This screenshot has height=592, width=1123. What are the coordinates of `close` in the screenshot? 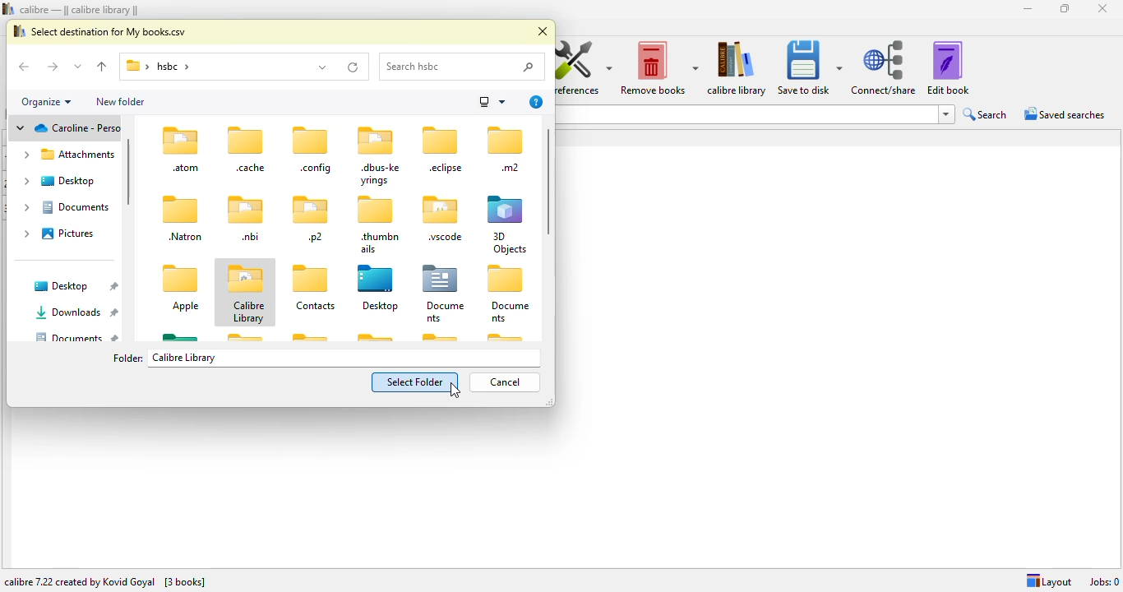 It's located at (543, 32).